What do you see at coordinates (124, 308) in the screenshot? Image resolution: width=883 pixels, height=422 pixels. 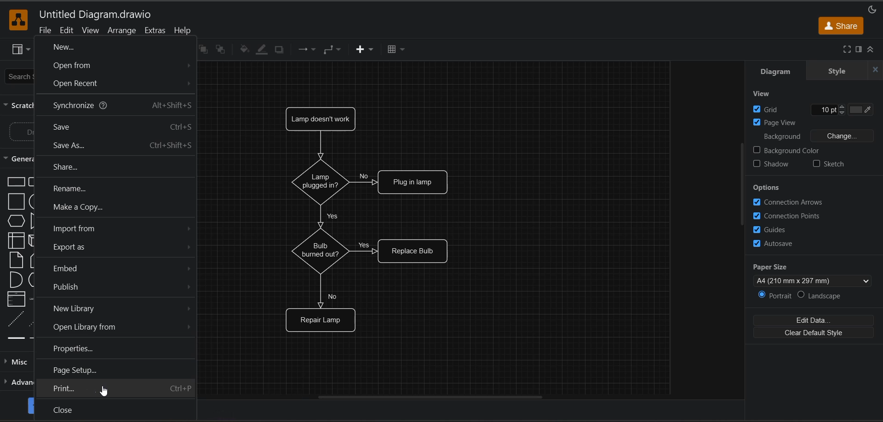 I see `new library` at bounding box center [124, 308].